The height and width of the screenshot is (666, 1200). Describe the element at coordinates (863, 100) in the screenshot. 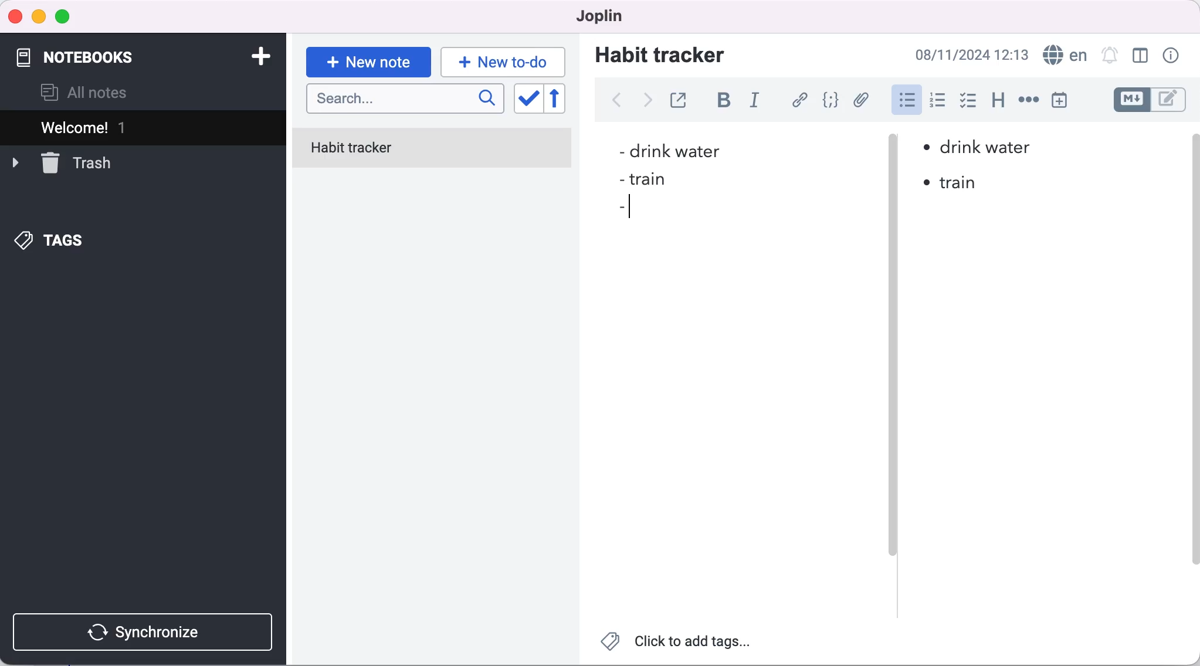

I see `attach file` at that location.